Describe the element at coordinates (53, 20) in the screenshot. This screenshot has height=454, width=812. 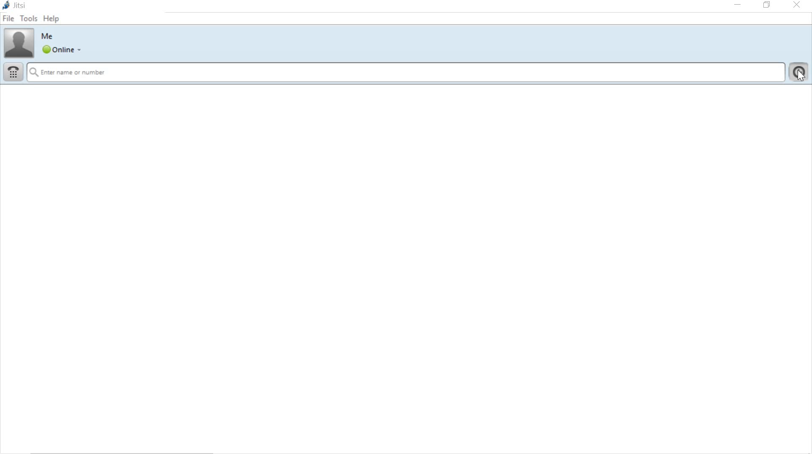
I see `help` at that location.